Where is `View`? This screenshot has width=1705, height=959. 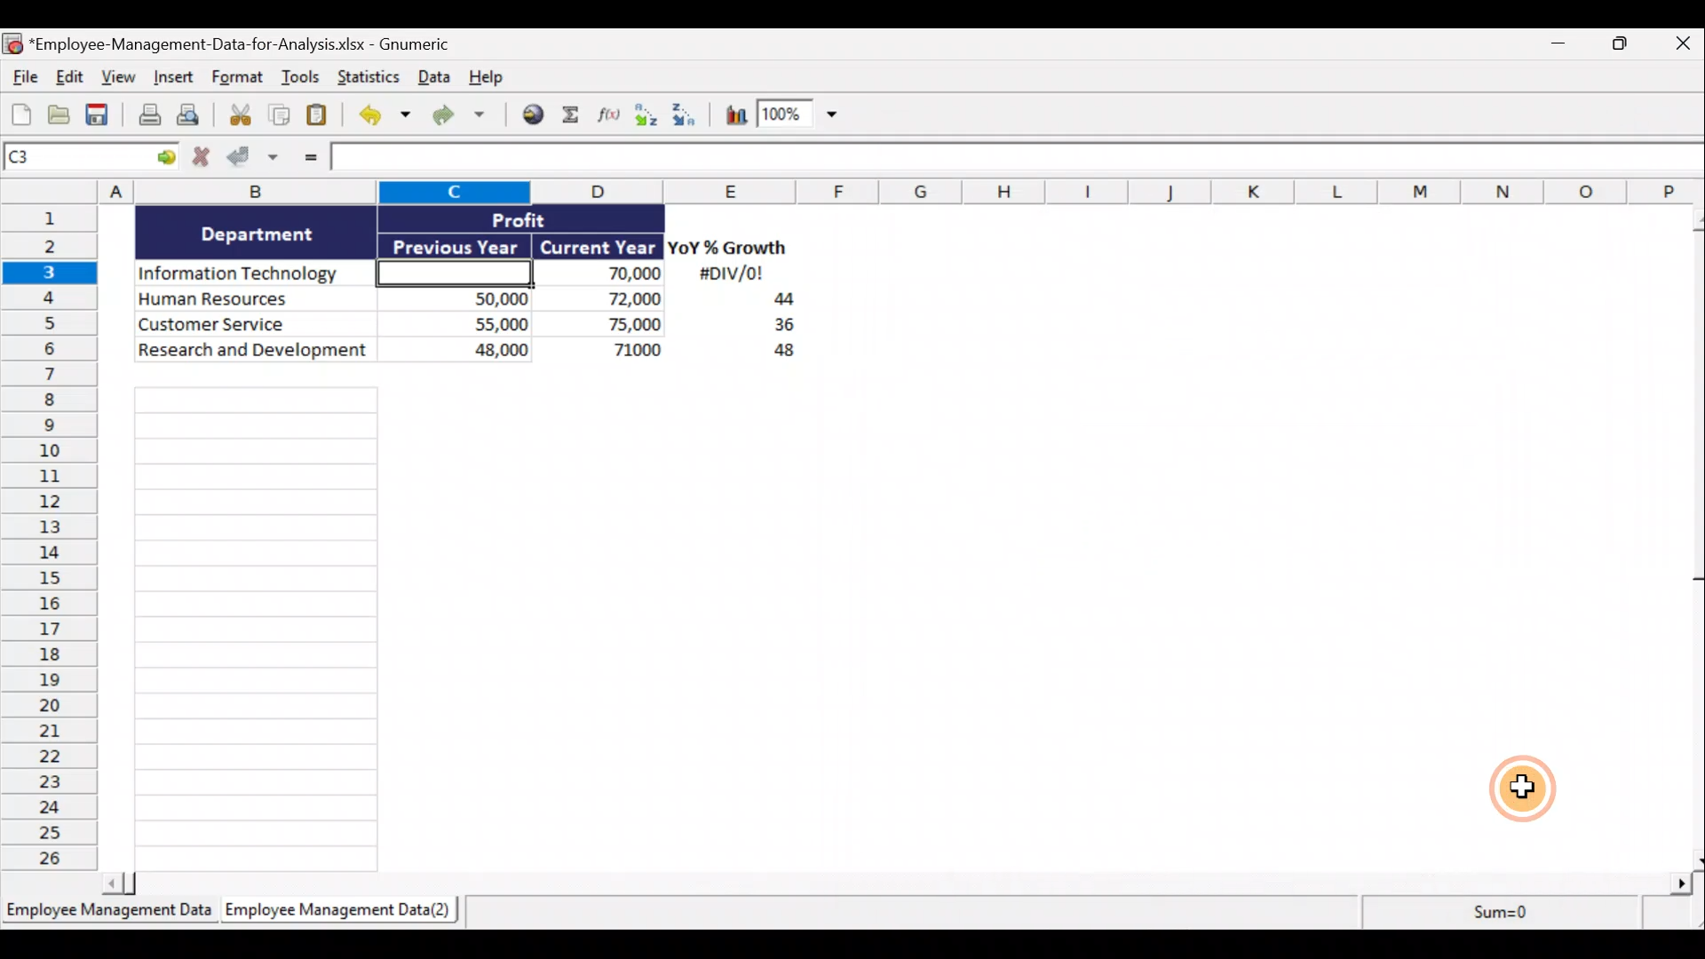 View is located at coordinates (121, 79).